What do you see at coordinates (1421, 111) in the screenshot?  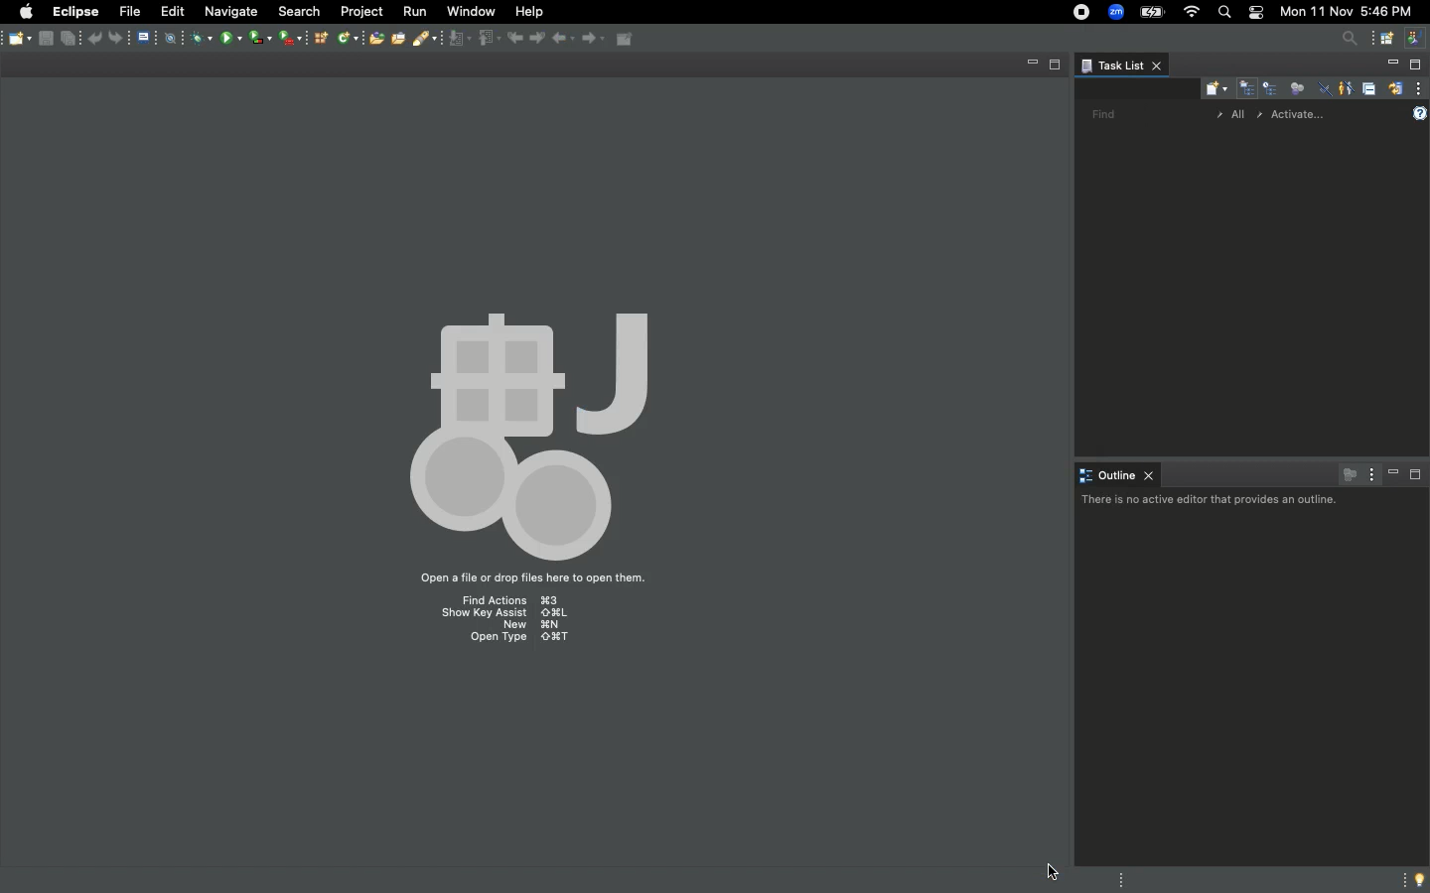 I see `Help` at bounding box center [1421, 111].